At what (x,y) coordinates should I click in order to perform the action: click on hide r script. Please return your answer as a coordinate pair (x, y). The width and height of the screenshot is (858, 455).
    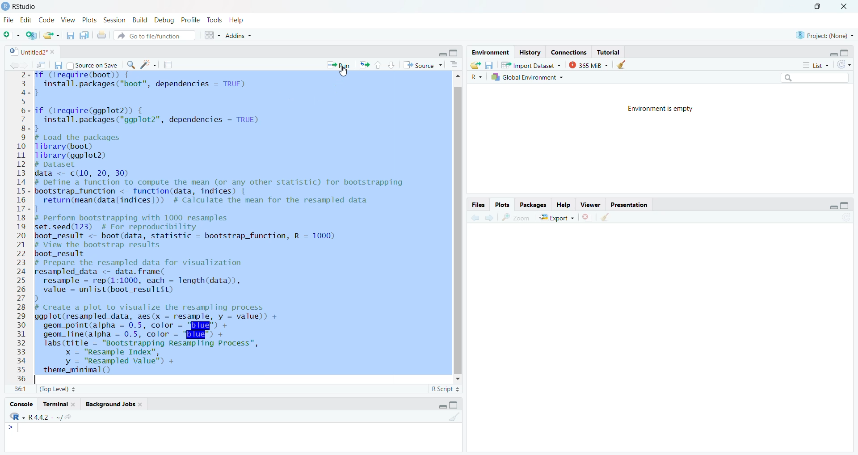
    Looking at the image, I should click on (831, 207).